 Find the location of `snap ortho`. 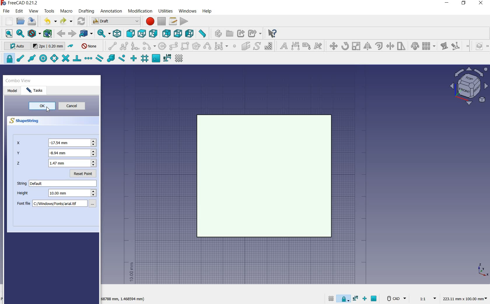

snap ortho is located at coordinates (134, 59).